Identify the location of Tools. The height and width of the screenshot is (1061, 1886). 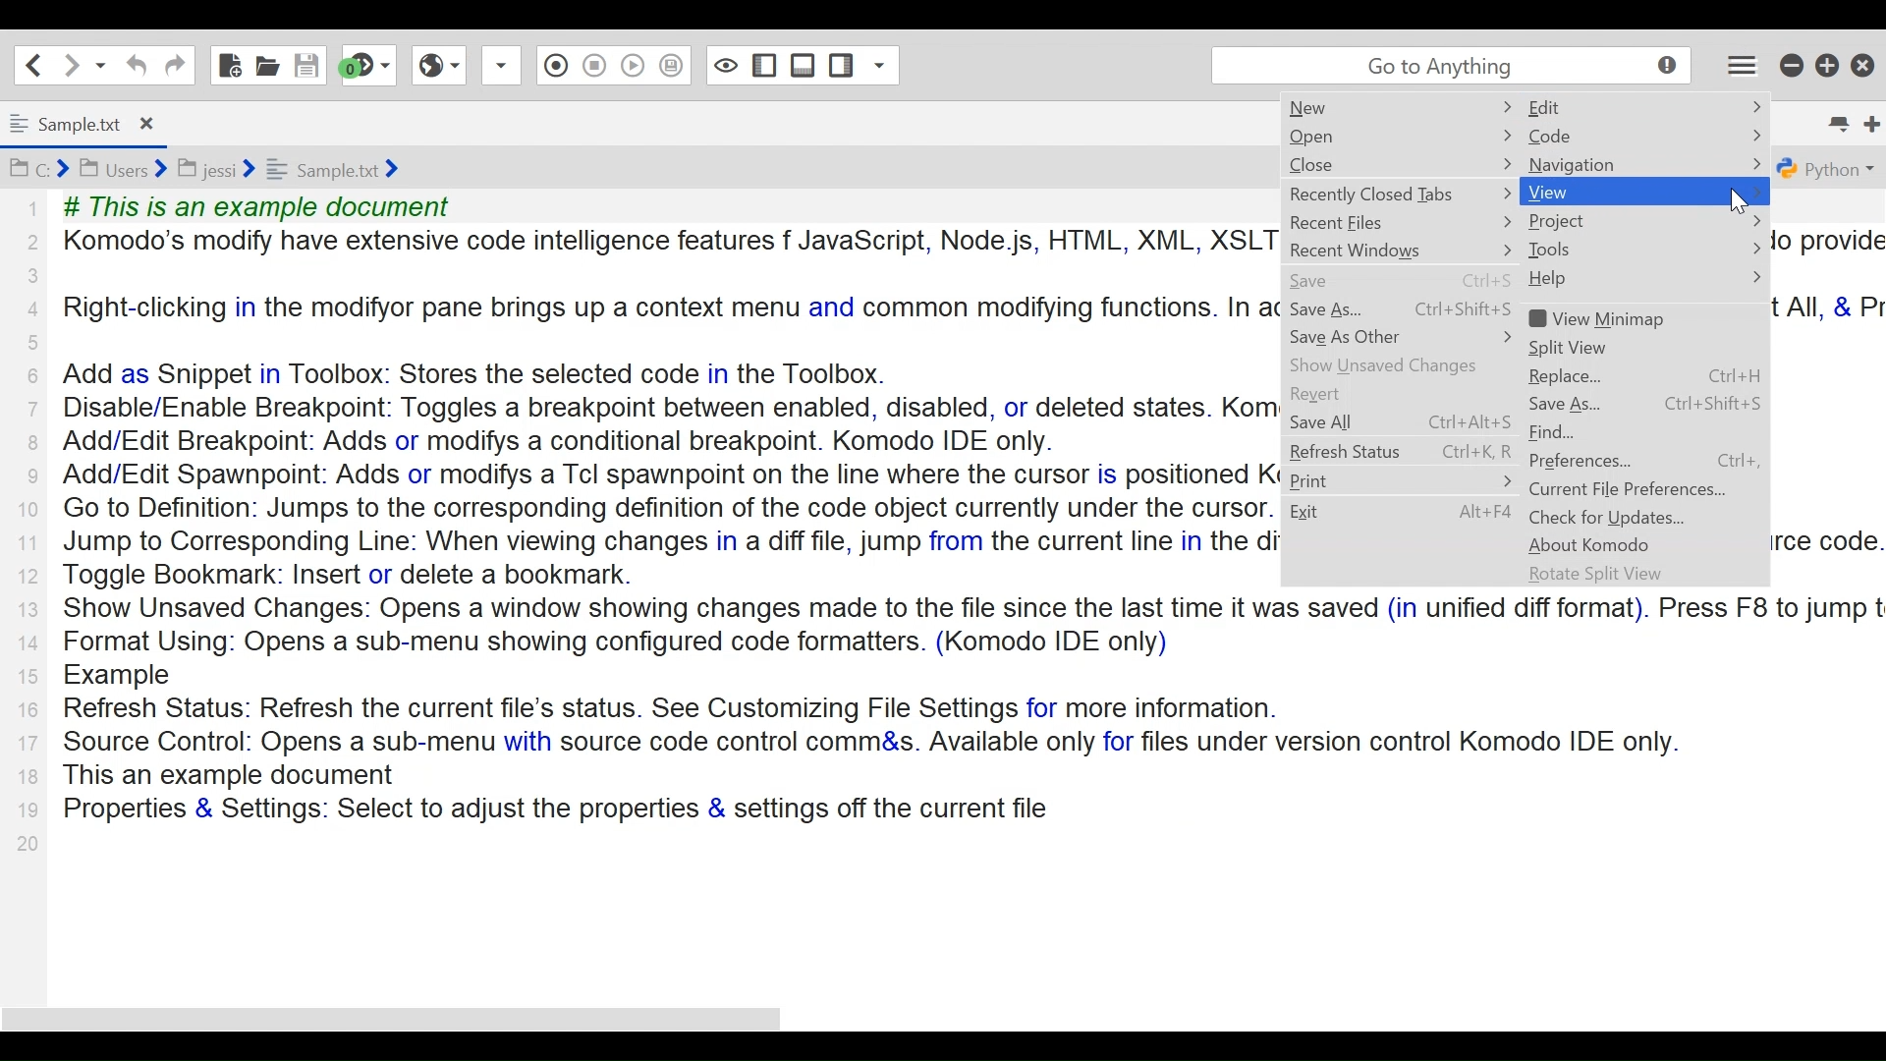
(1581, 250).